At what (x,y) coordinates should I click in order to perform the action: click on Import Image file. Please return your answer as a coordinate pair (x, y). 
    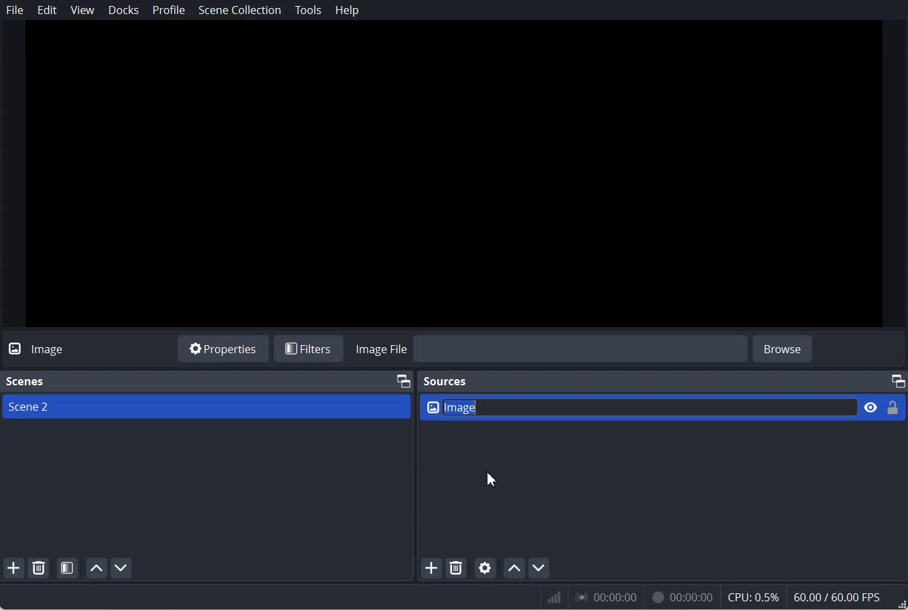
    Looking at the image, I should click on (547, 350).